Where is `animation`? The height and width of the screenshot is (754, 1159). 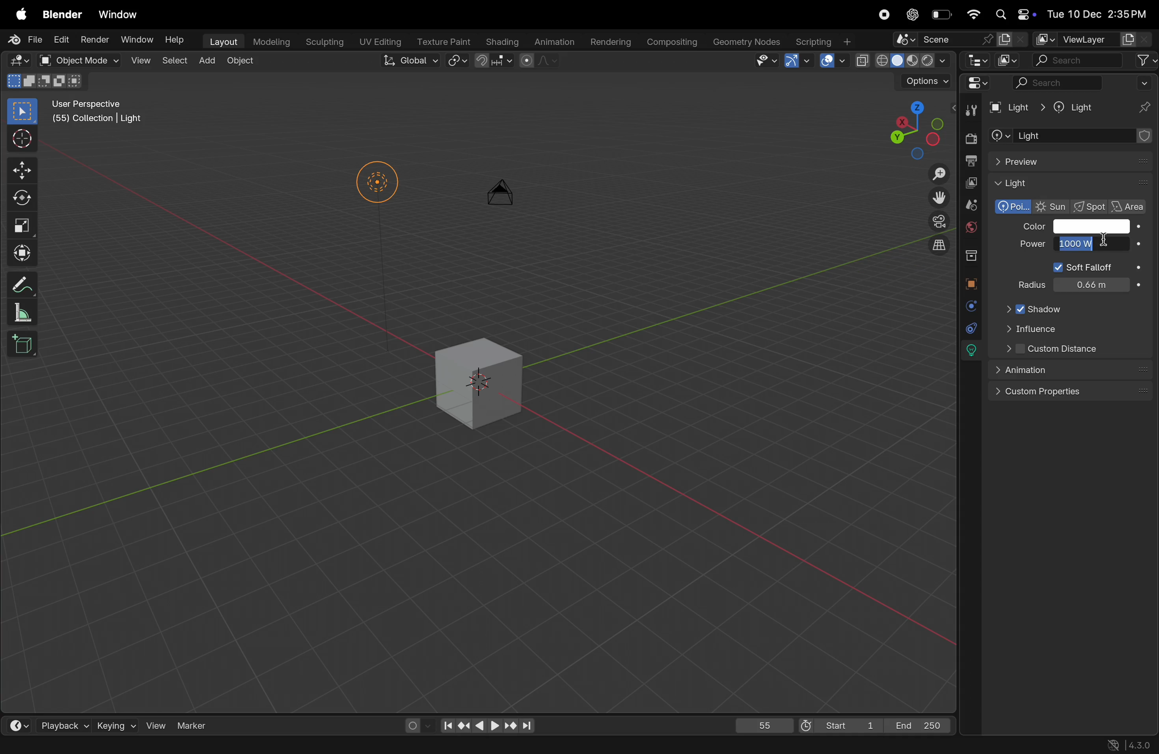 animation is located at coordinates (554, 41).